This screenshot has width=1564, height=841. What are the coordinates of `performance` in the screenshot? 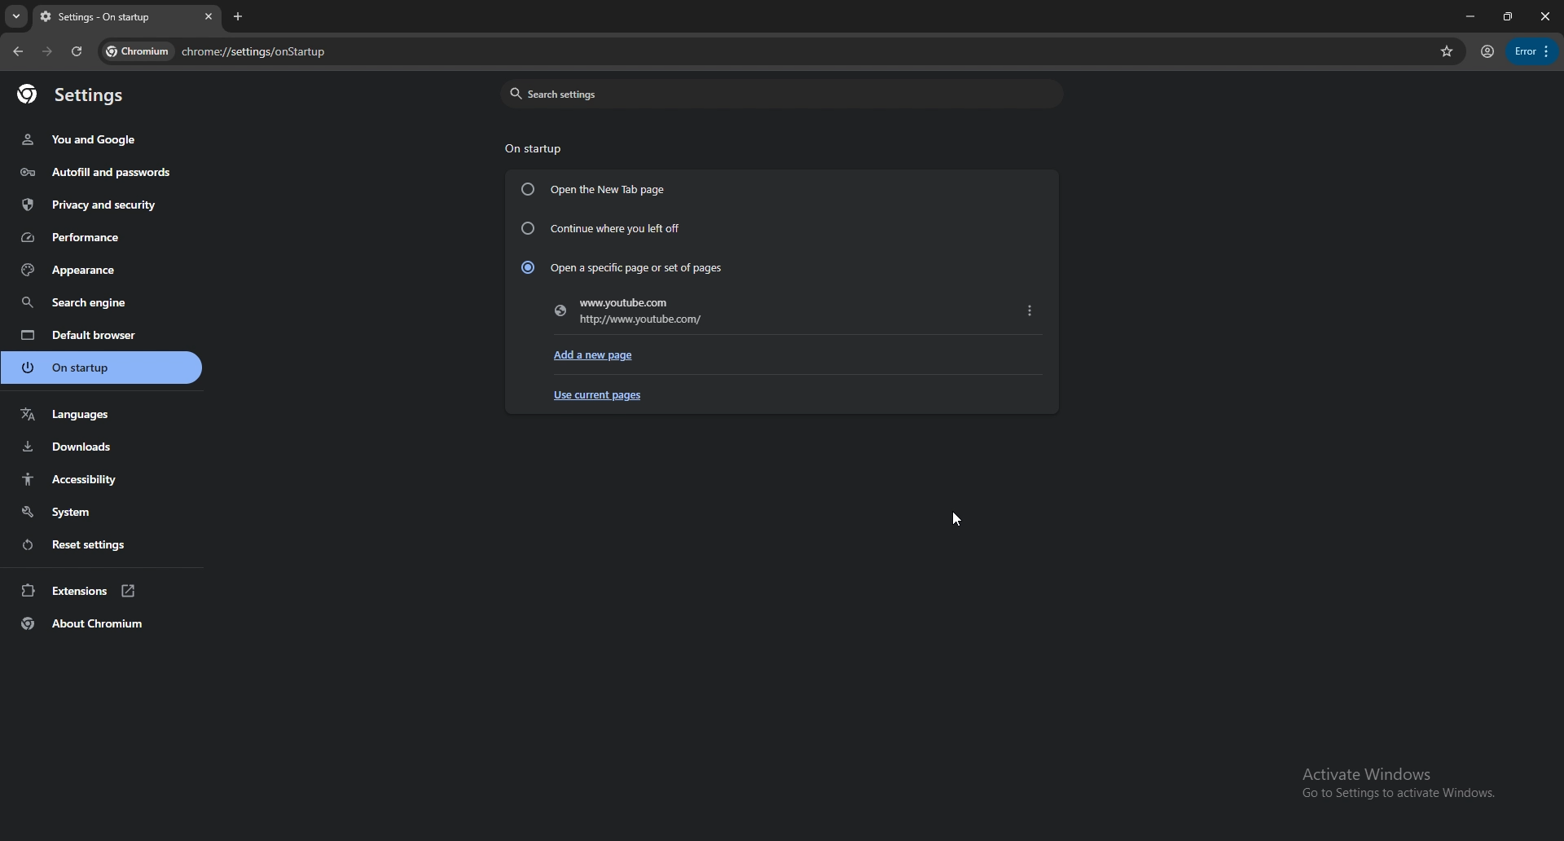 It's located at (95, 236).